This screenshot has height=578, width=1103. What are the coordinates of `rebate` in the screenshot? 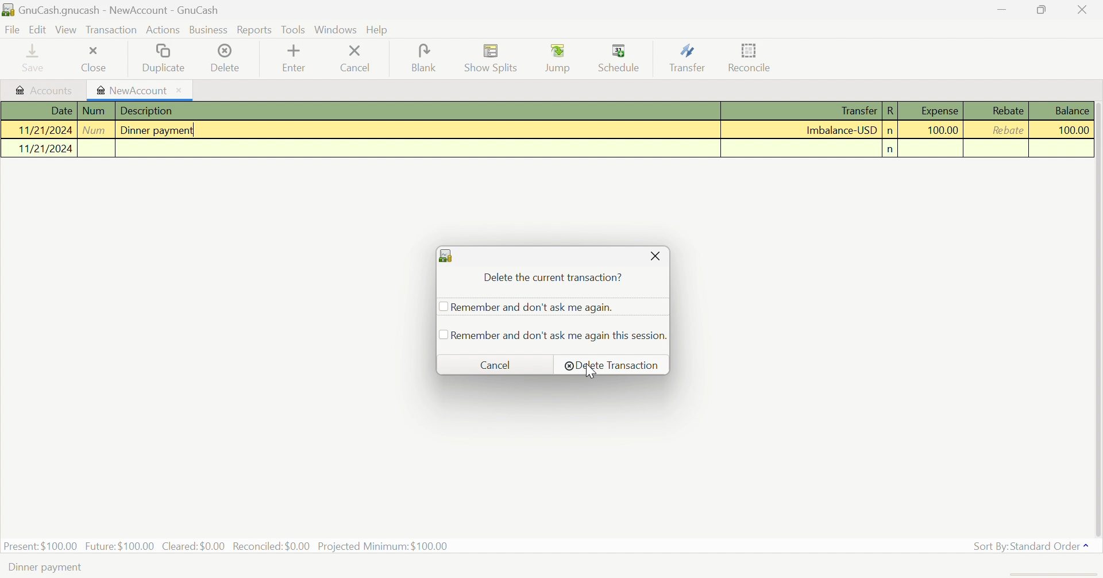 It's located at (1005, 129).